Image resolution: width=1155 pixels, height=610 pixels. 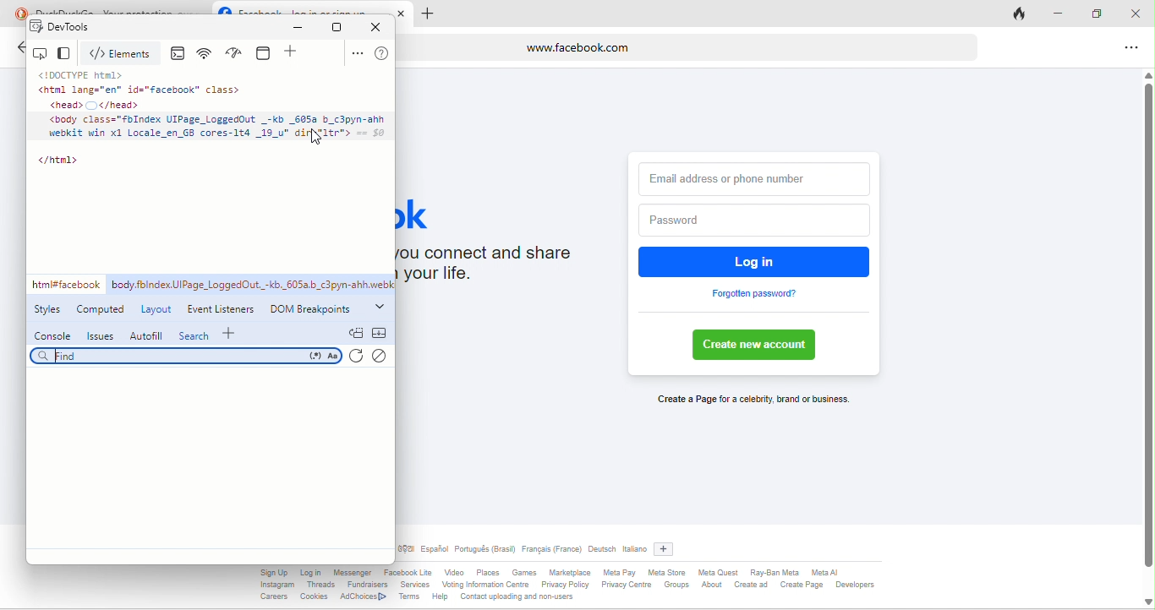 What do you see at coordinates (1147, 327) in the screenshot?
I see `vertical scroll bar` at bounding box center [1147, 327].